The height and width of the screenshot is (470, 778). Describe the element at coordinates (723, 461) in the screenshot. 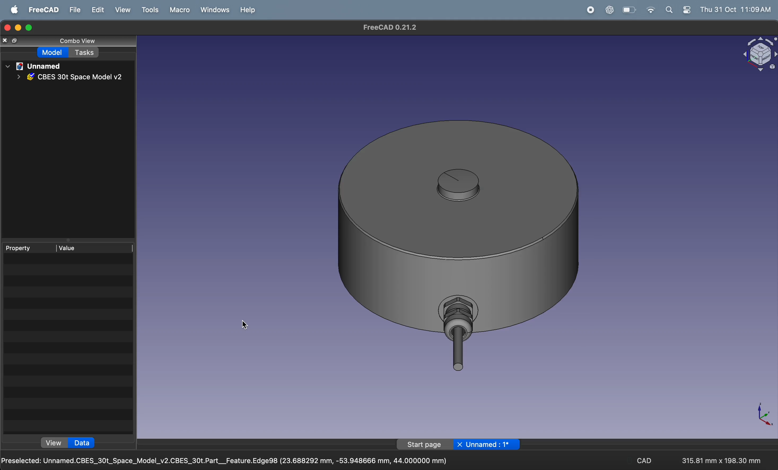

I see `315.81 mm x 198.30 mm` at that location.